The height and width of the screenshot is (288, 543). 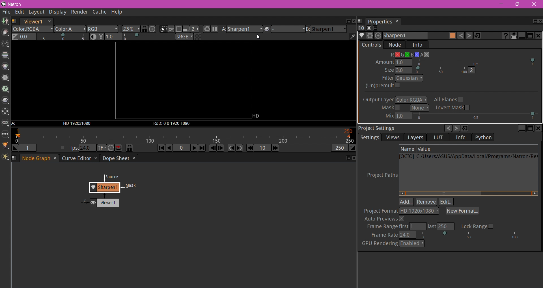 I want to click on First frame, so click(x=160, y=149).